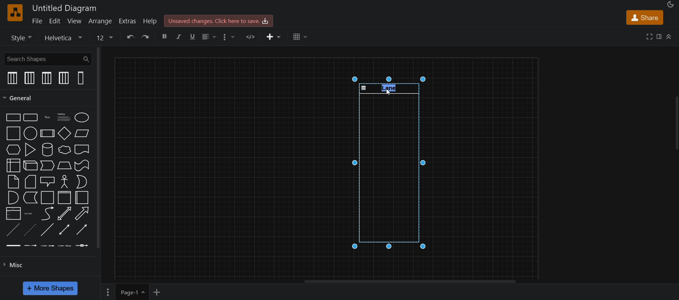 The height and width of the screenshot is (300, 679). Describe the element at coordinates (124, 292) in the screenshot. I see `page 1` at that location.